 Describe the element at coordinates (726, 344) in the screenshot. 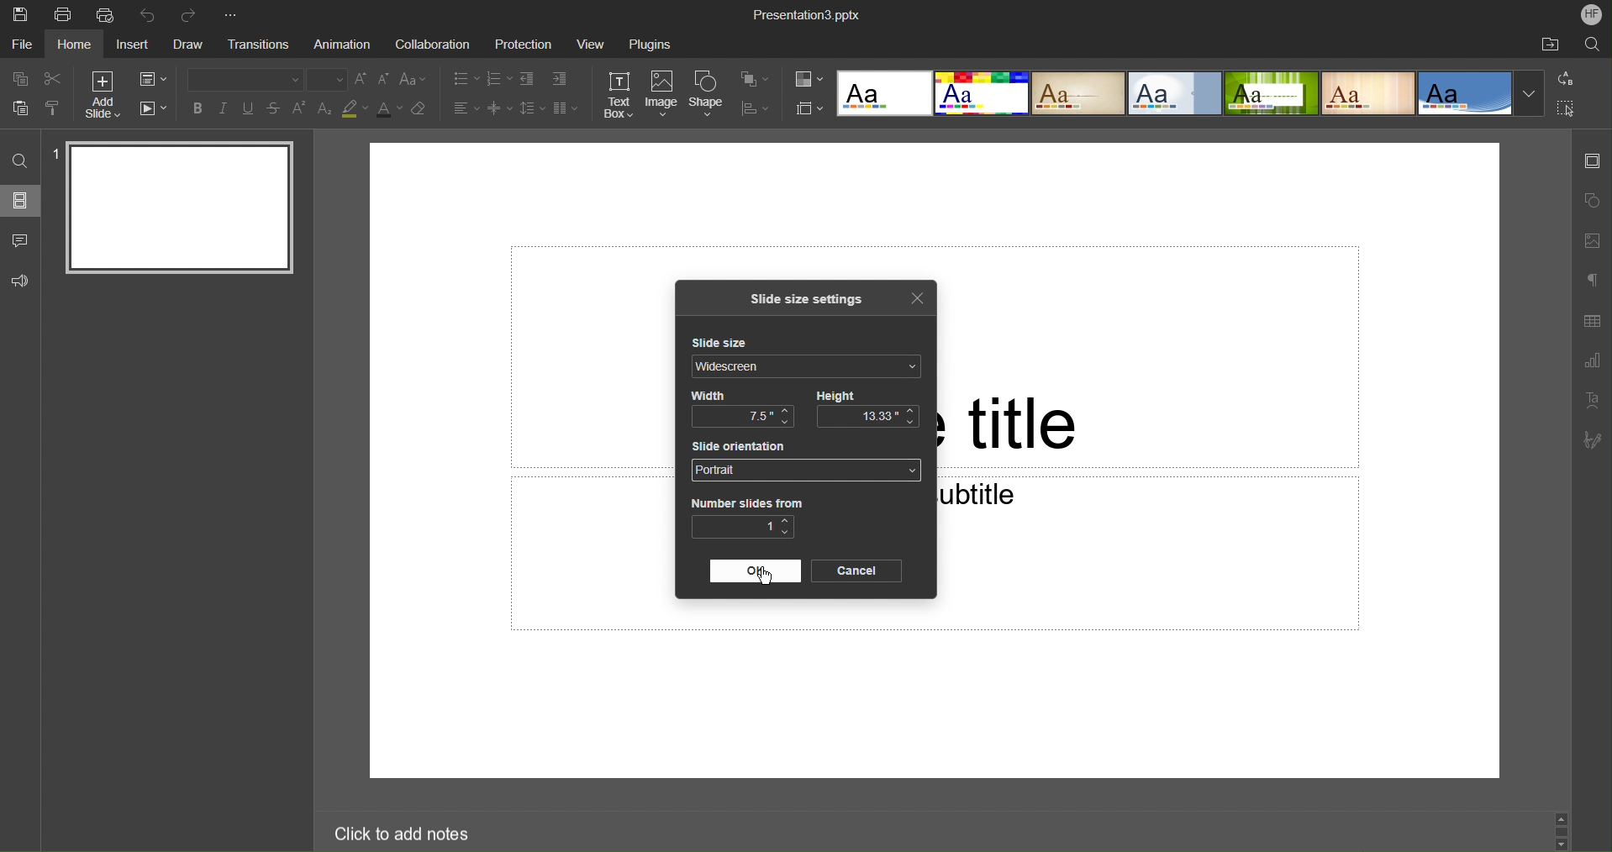

I see `Slide size` at that location.